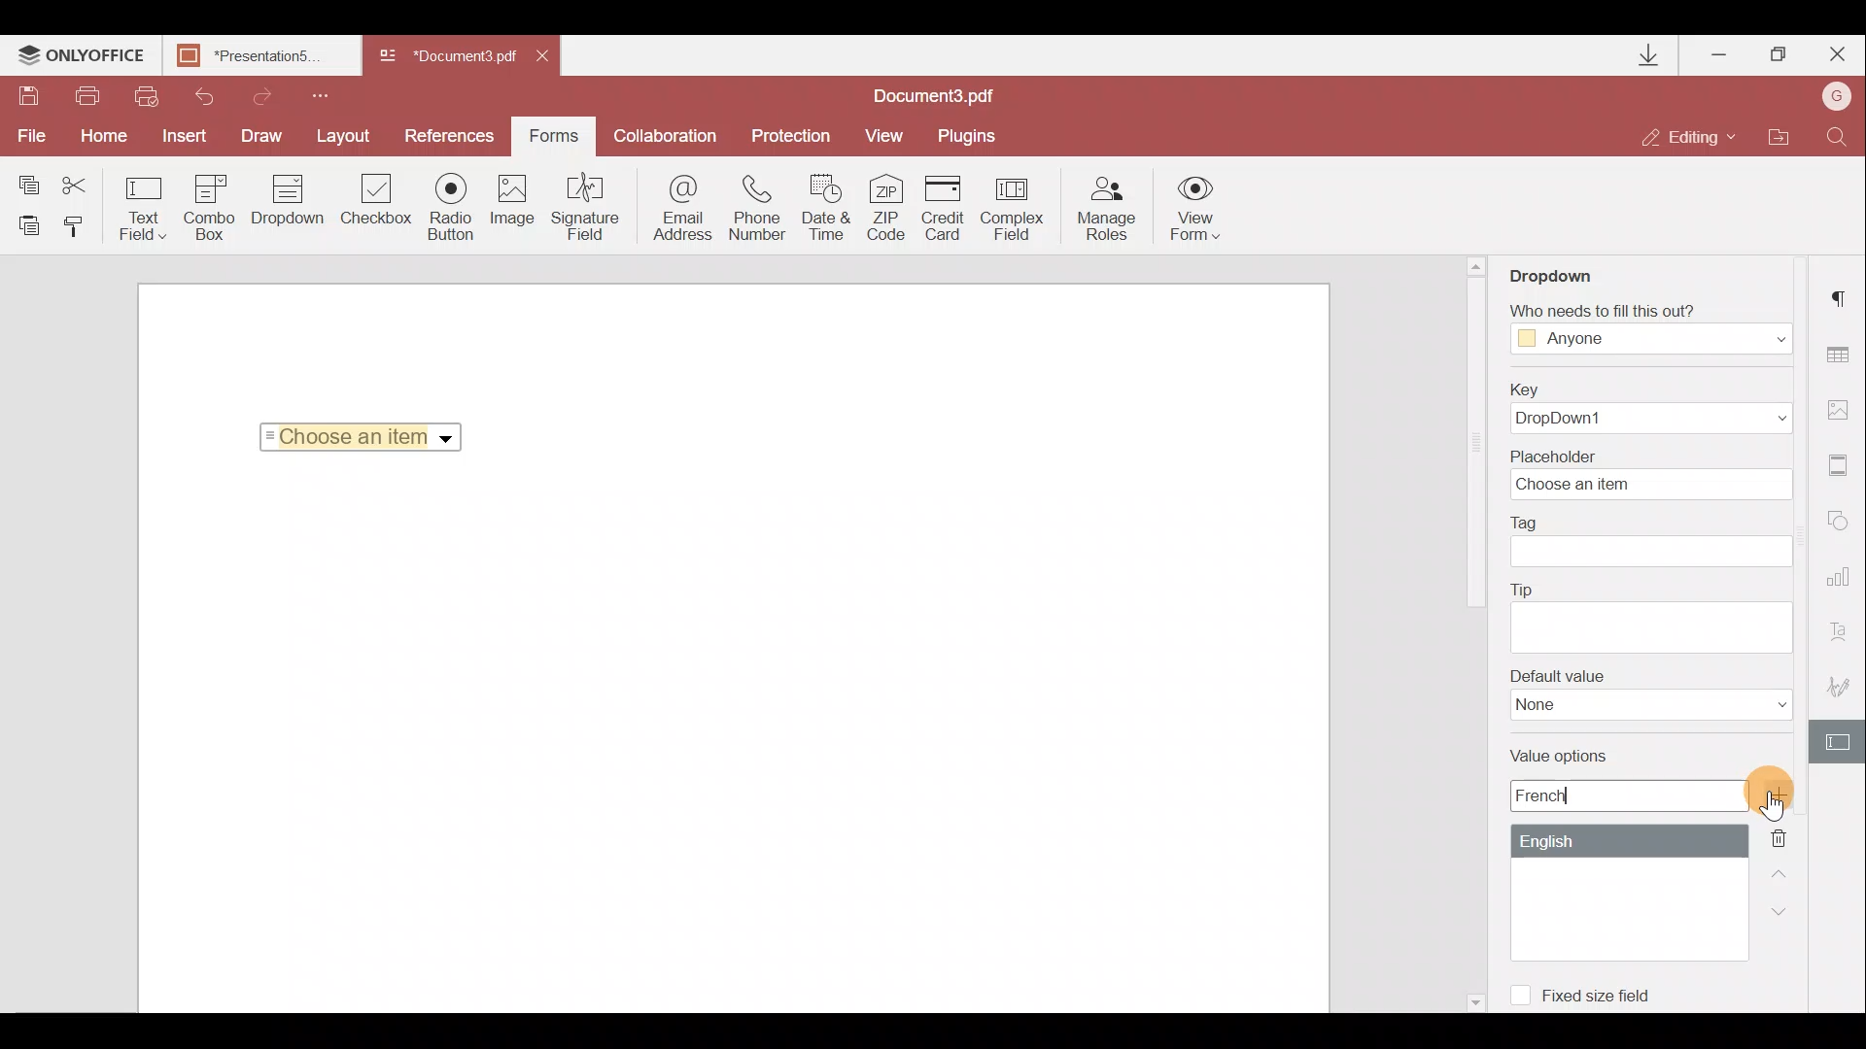  Describe the element at coordinates (451, 206) in the screenshot. I see `Radio button` at that location.